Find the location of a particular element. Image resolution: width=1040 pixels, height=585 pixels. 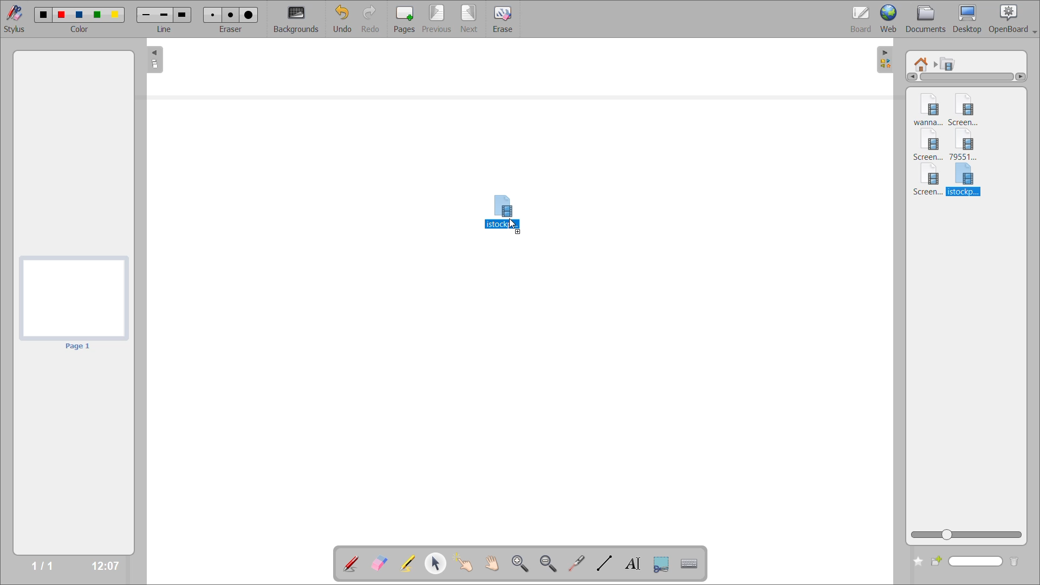

color 3 is located at coordinates (81, 16).